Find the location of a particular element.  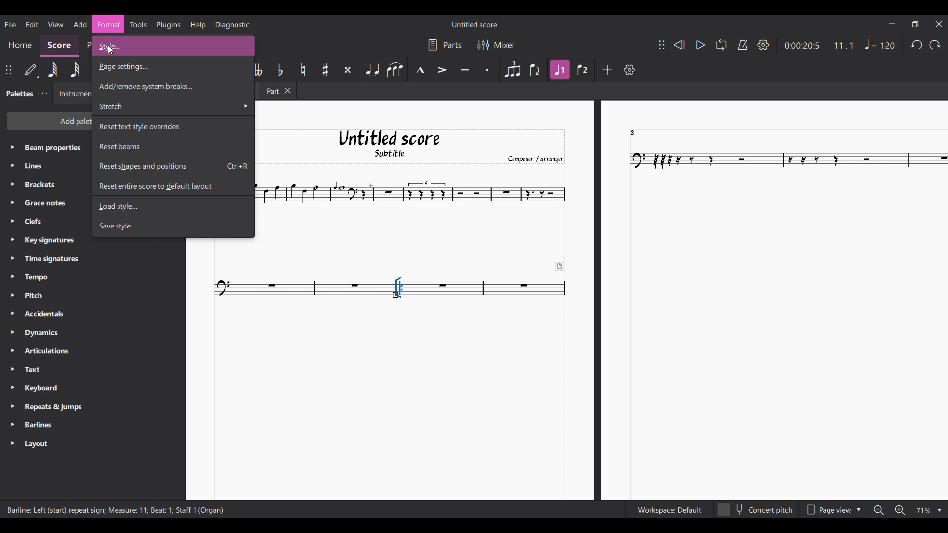

Accent is located at coordinates (443, 69).